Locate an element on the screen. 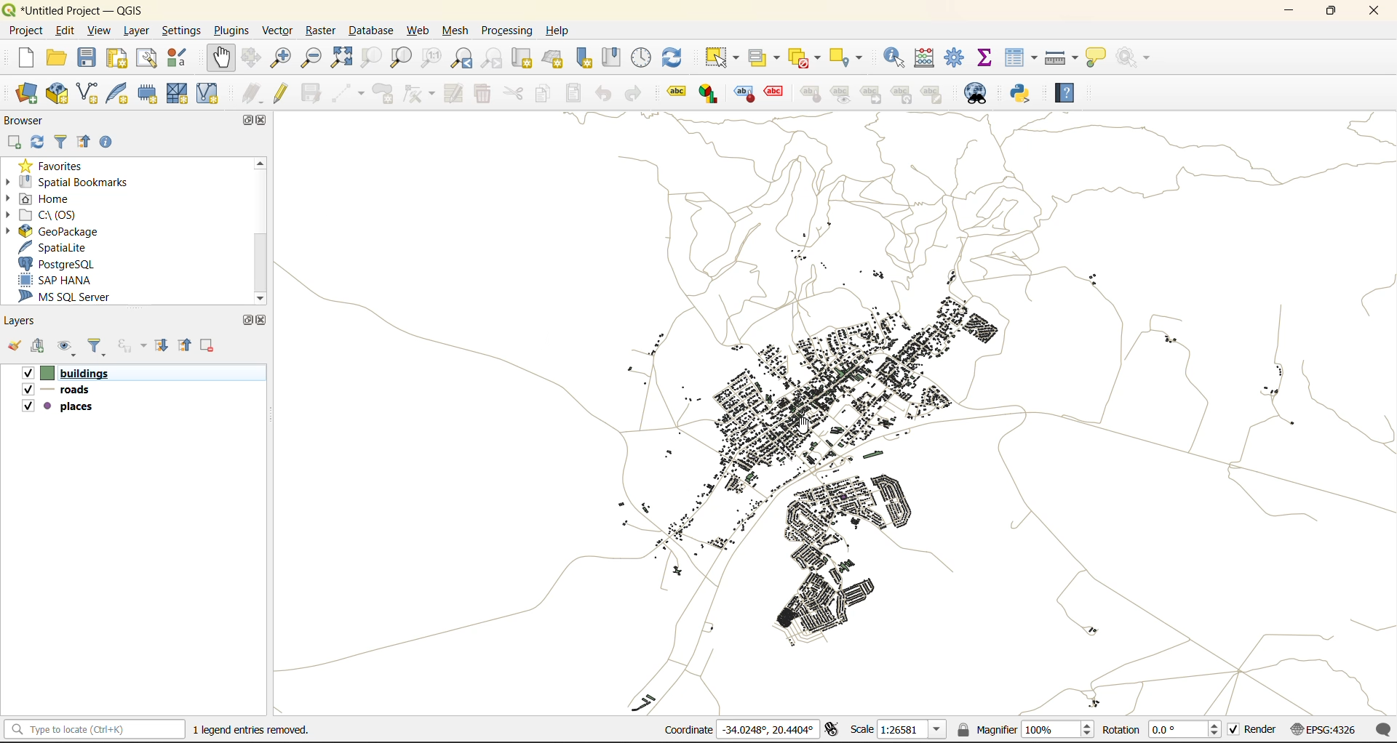 The image size is (1397, 743). statistical summary is located at coordinates (987, 57).